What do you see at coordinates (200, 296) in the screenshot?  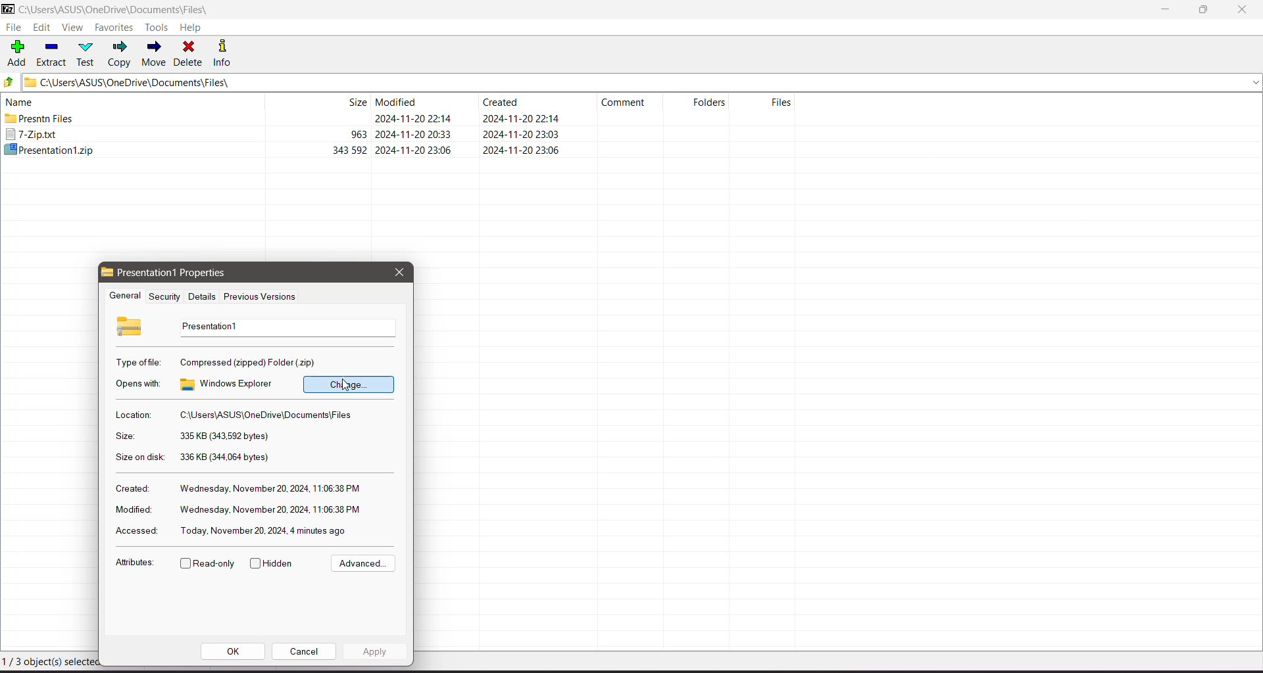 I see `Details` at bounding box center [200, 296].